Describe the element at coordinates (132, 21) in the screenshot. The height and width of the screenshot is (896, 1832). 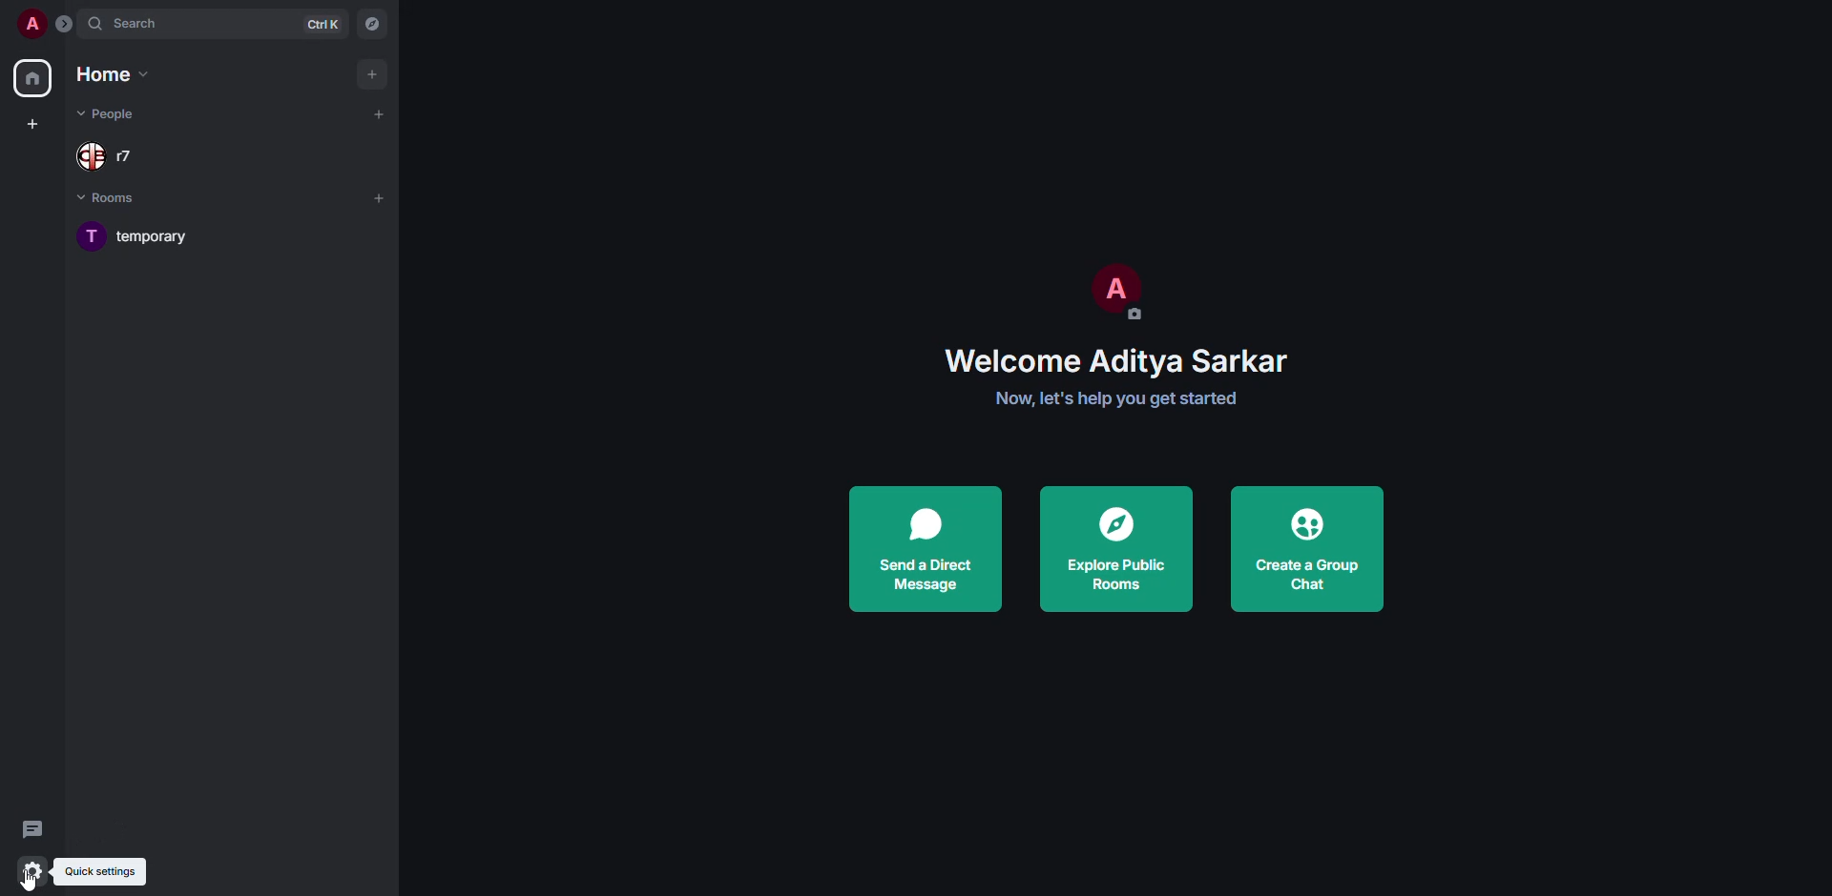
I see `search` at that location.